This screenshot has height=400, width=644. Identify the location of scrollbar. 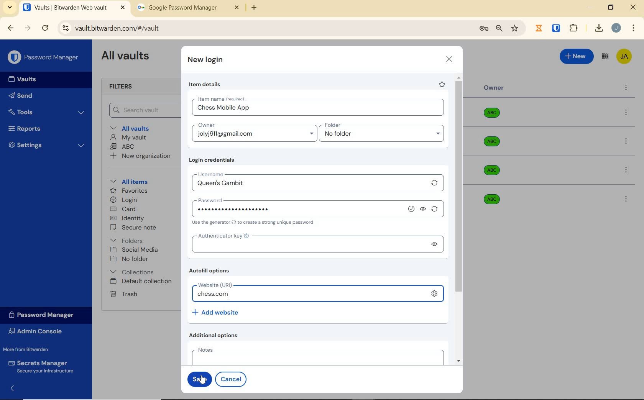
(460, 219).